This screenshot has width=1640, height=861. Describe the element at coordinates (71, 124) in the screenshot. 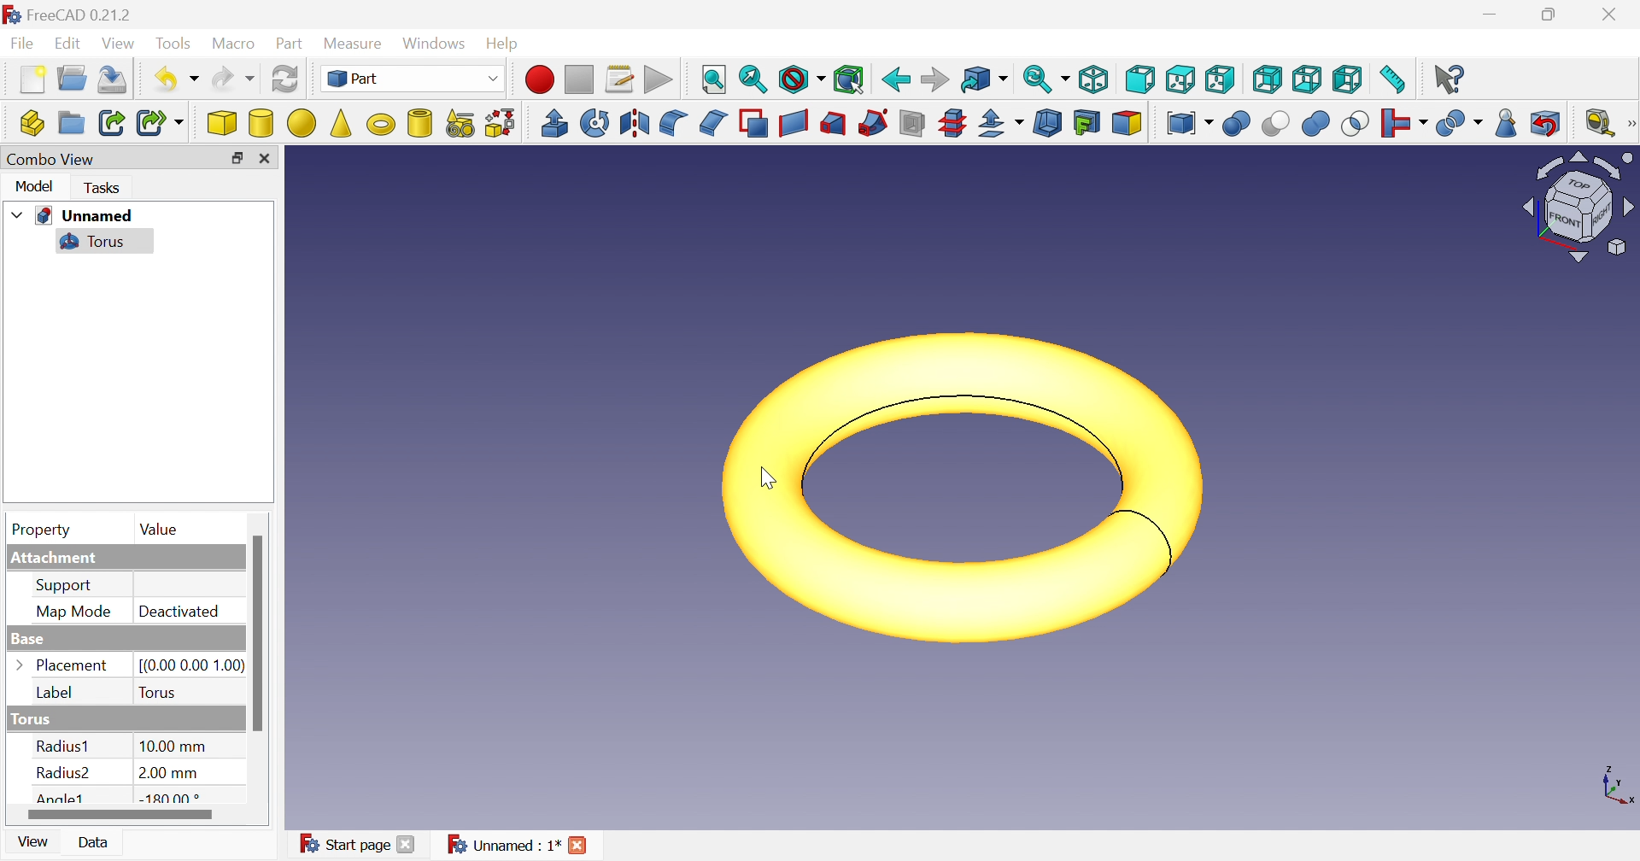

I see `Create group` at that location.